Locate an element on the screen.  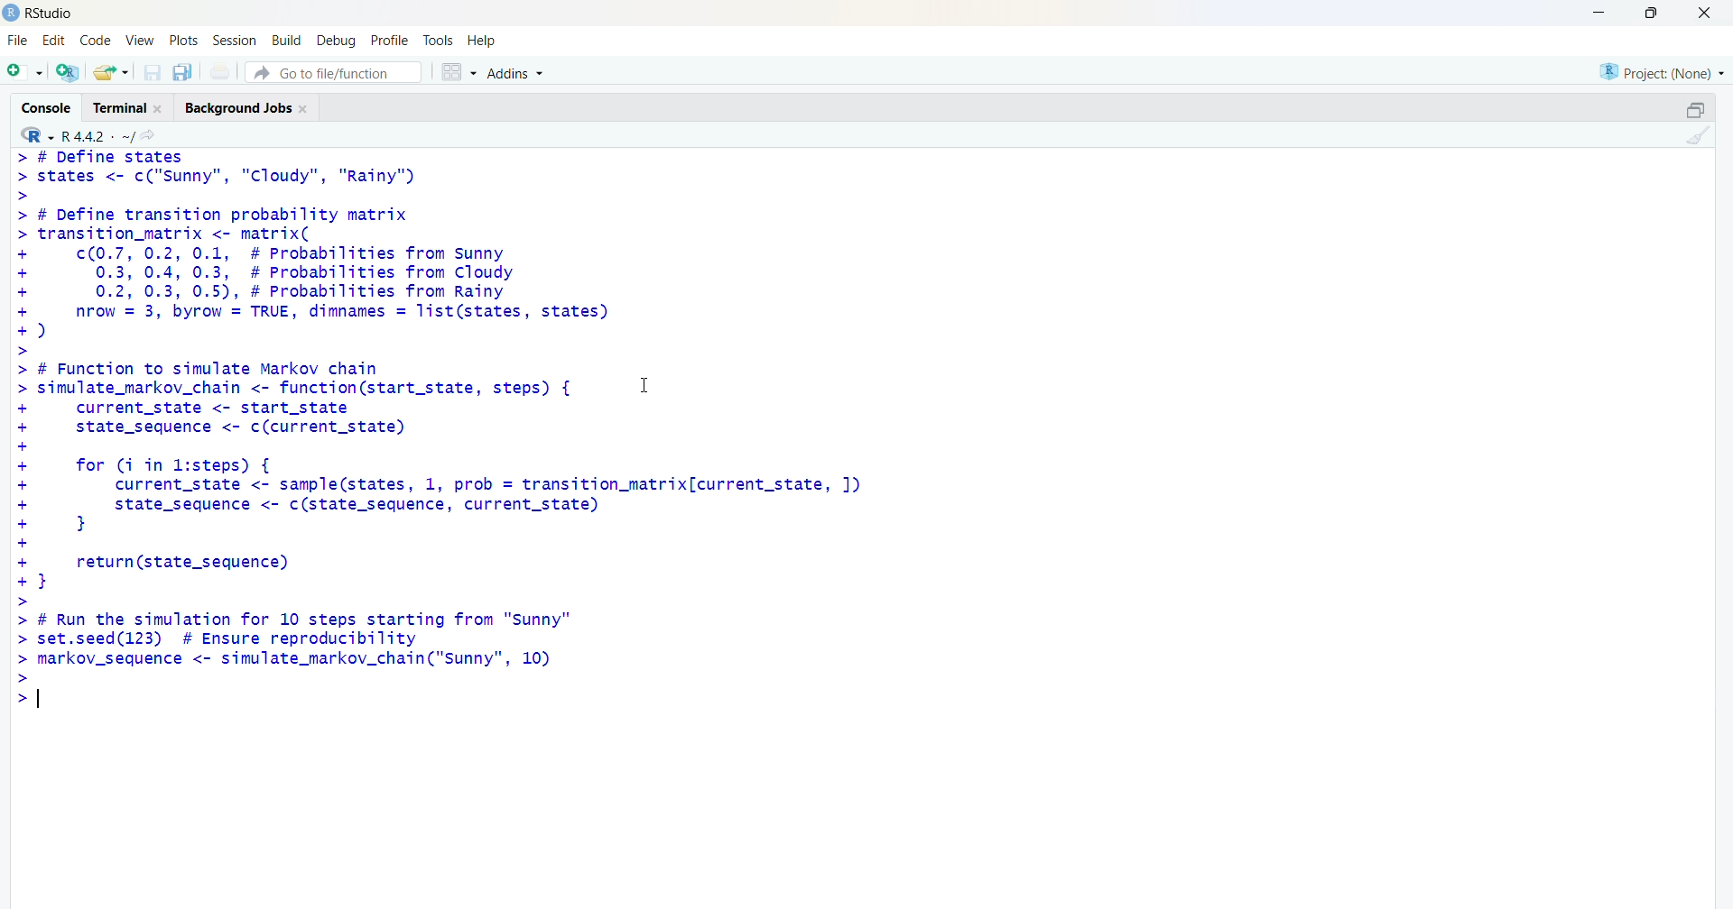
go to file/function is located at coordinates (332, 73).